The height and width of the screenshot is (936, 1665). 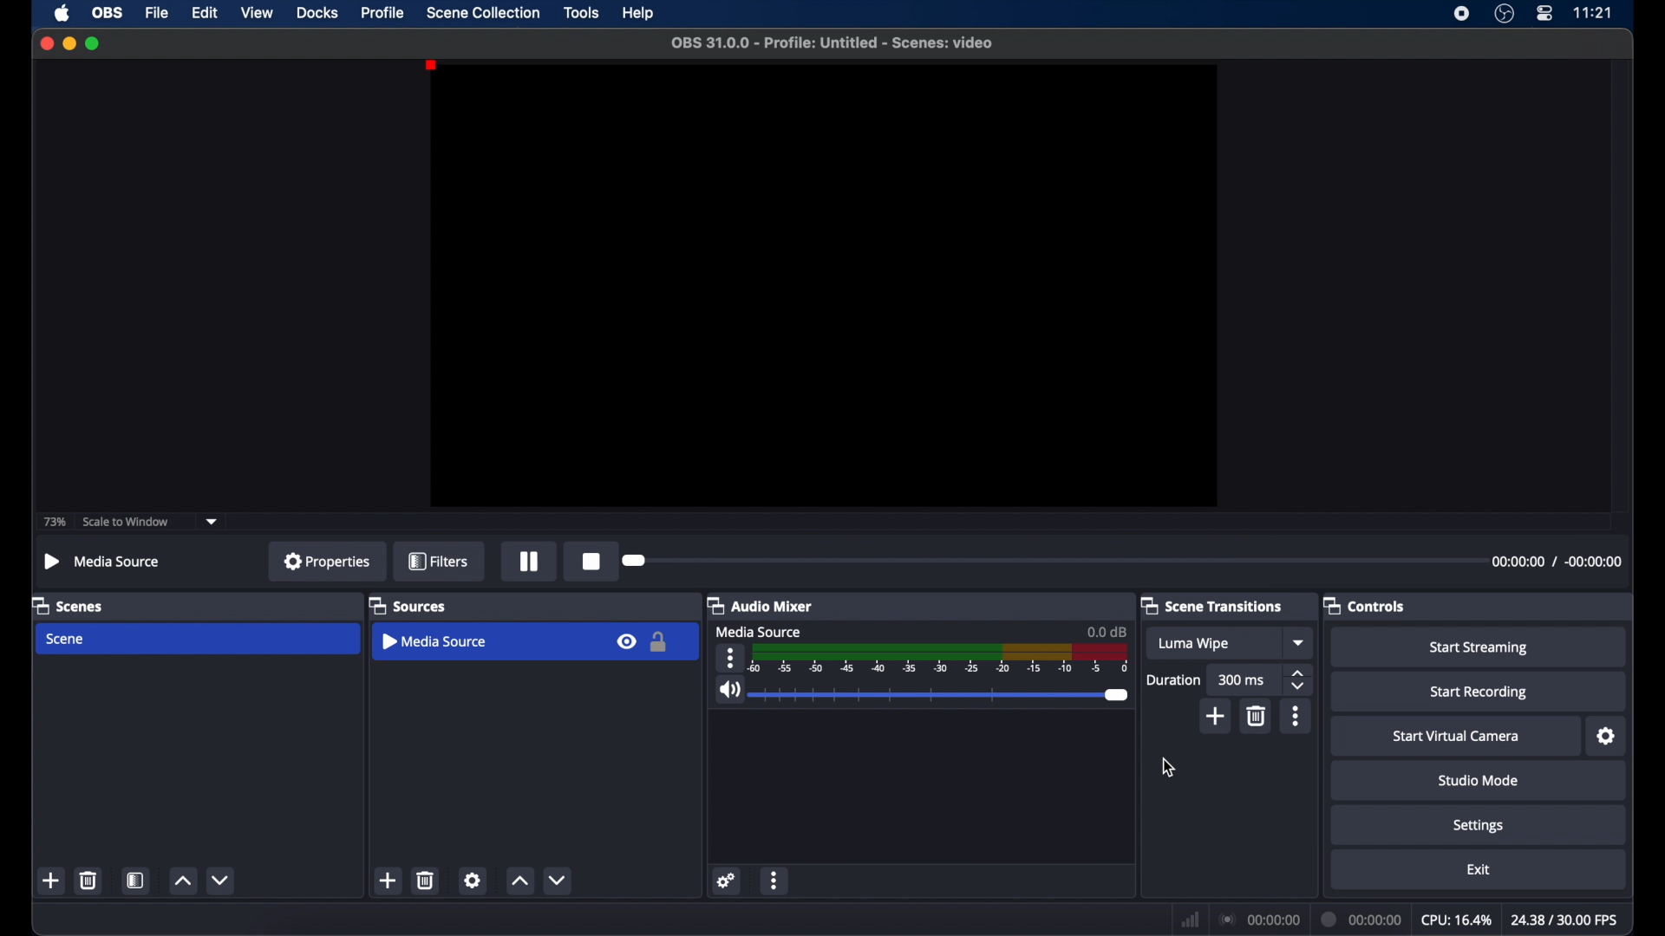 What do you see at coordinates (427, 880) in the screenshot?
I see `delete` at bounding box center [427, 880].